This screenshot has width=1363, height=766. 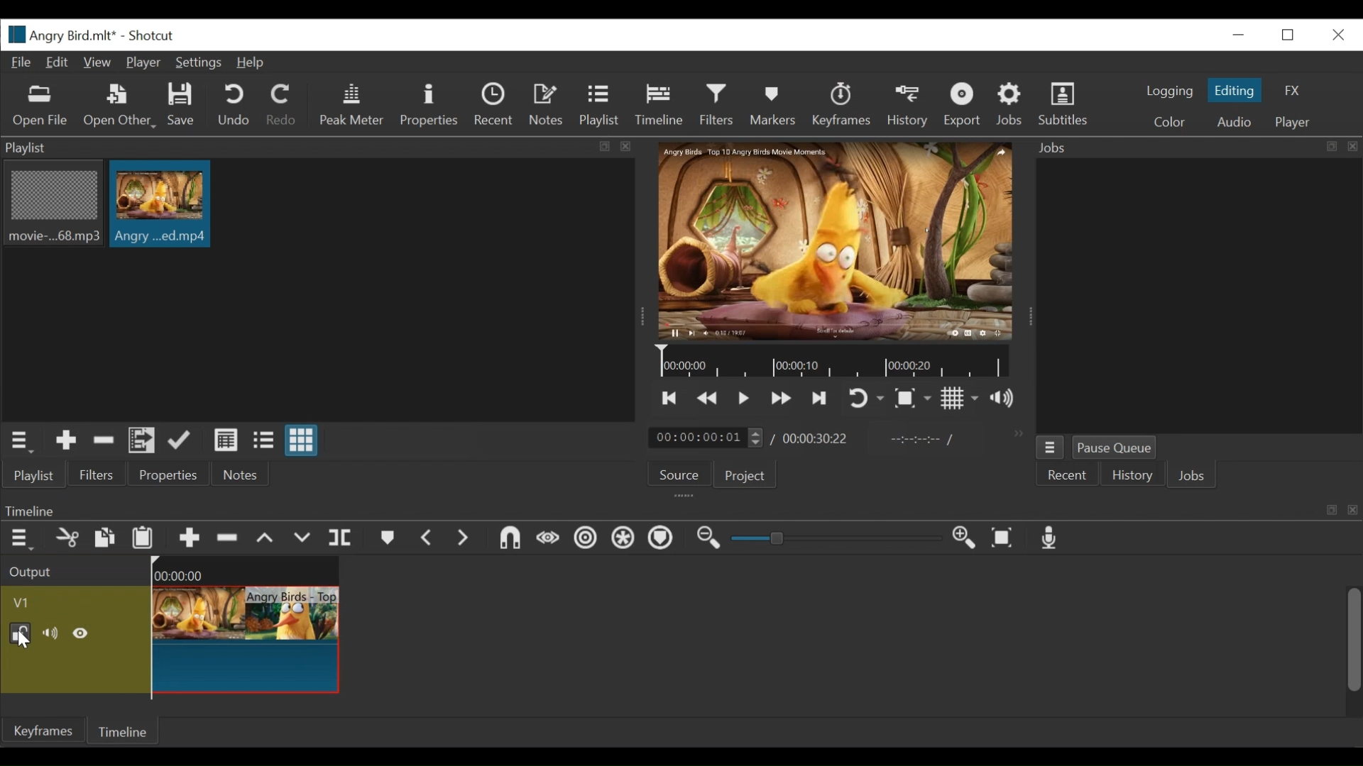 I want to click on Ripple, so click(x=586, y=540).